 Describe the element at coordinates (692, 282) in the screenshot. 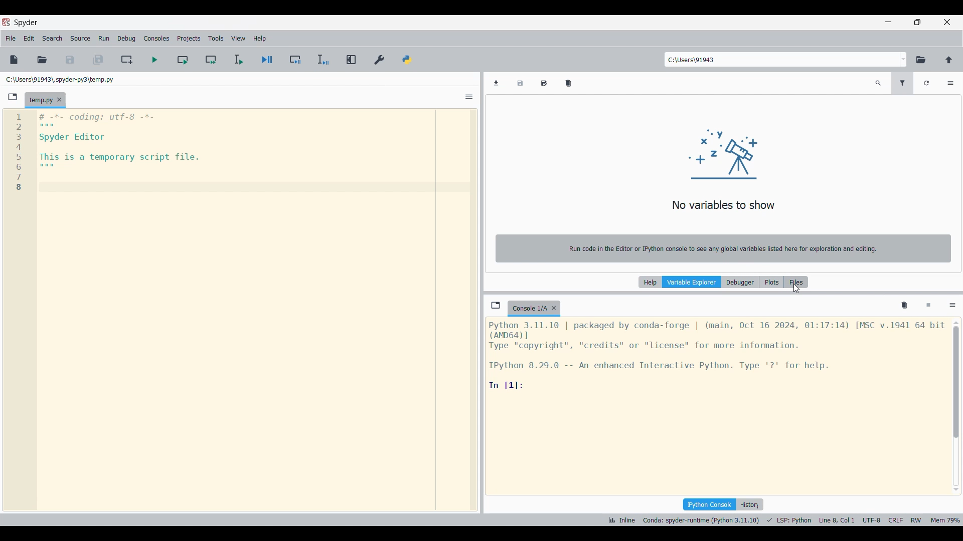

I see `Variable explorer` at that location.